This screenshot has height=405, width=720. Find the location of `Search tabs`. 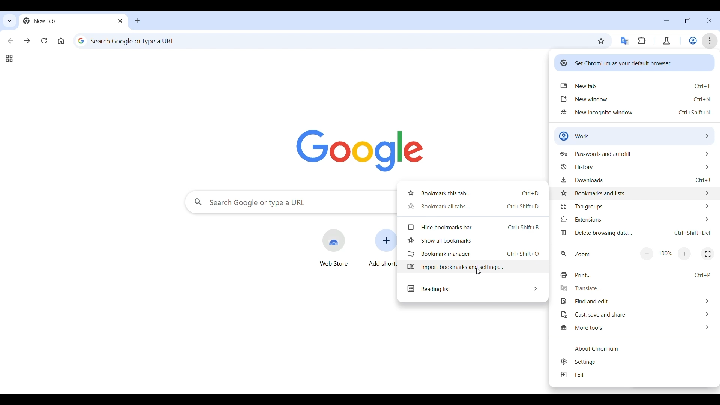

Search tabs is located at coordinates (10, 21).